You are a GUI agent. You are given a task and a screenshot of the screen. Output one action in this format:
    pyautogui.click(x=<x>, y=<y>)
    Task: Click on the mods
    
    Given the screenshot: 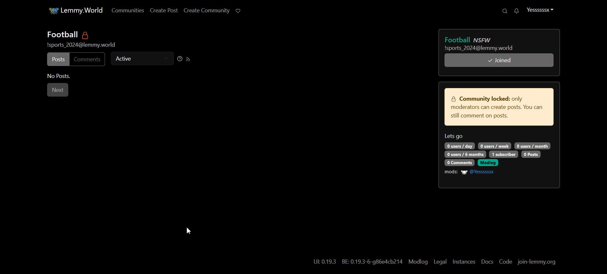 What is the action you would take?
    pyautogui.click(x=451, y=172)
    